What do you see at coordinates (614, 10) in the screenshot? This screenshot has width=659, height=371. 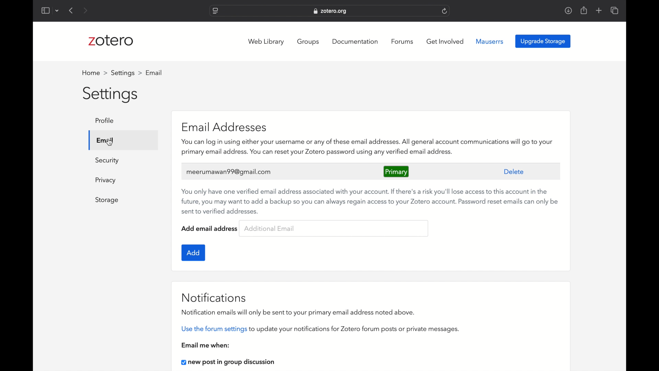 I see `show tab overview` at bounding box center [614, 10].